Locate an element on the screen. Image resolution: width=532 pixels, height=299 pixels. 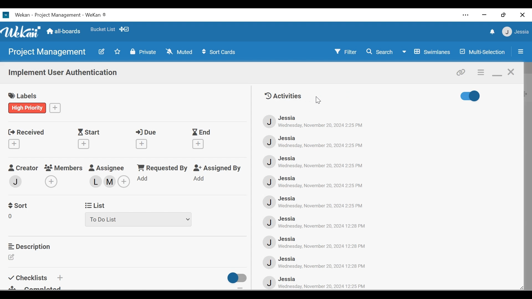
Date is located at coordinates (322, 286).